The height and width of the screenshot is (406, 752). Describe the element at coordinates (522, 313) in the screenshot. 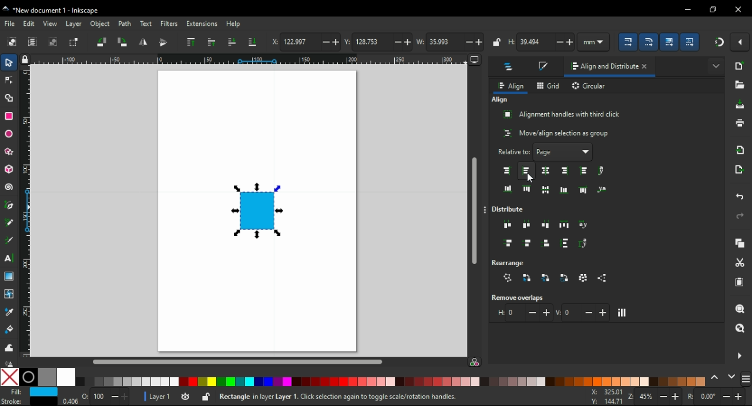

I see `horizontal` at that location.